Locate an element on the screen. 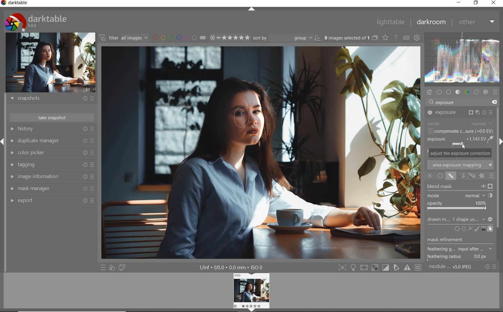  tone is located at coordinates (458, 92).